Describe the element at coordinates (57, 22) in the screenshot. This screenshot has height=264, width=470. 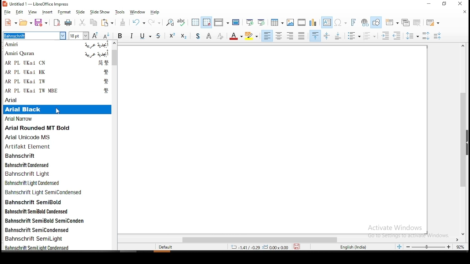
I see `export as pdf` at that location.